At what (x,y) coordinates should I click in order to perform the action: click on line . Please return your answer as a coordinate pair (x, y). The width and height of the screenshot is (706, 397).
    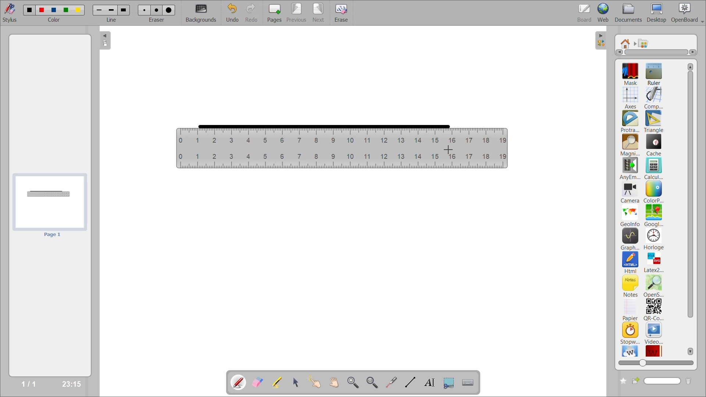
    Looking at the image, I should click on (112, 19).